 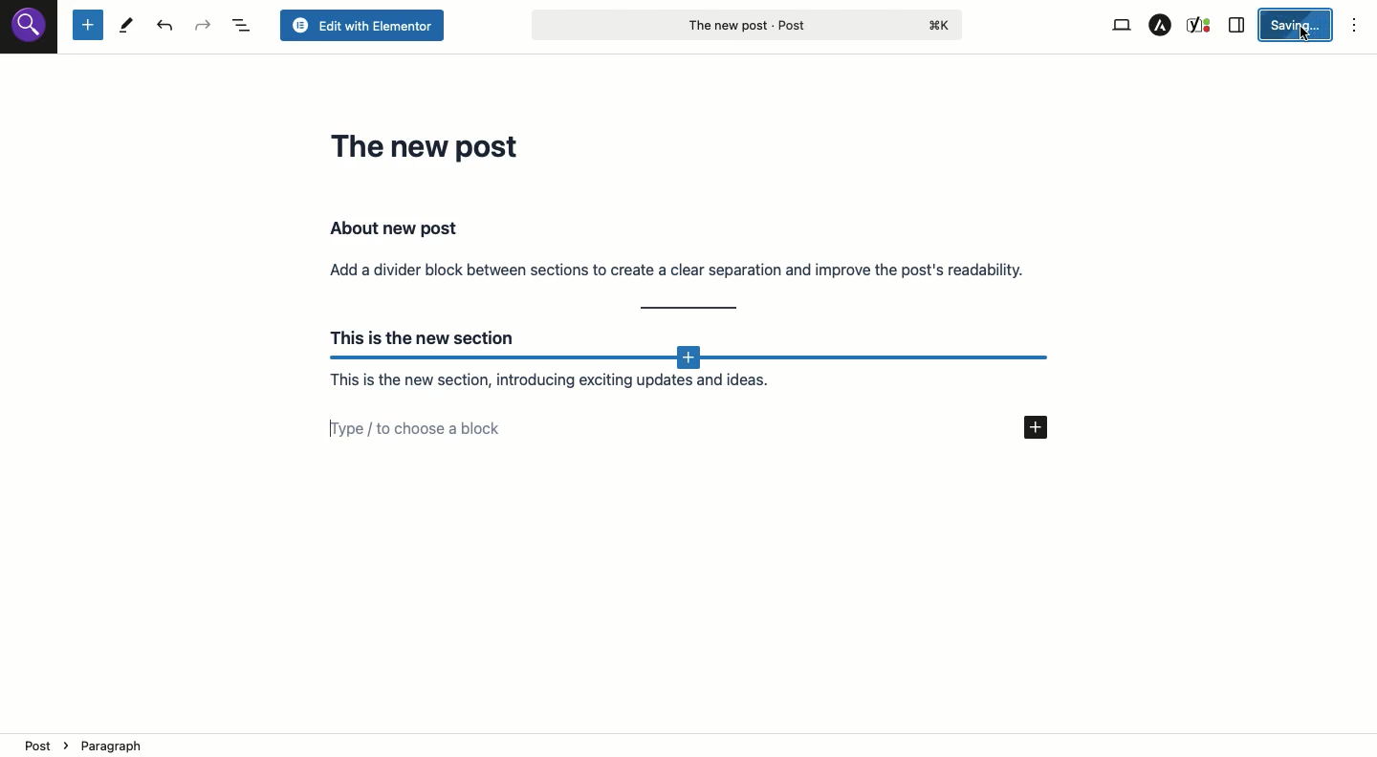 I want to click on Document overview, so click(x=244, y=26).